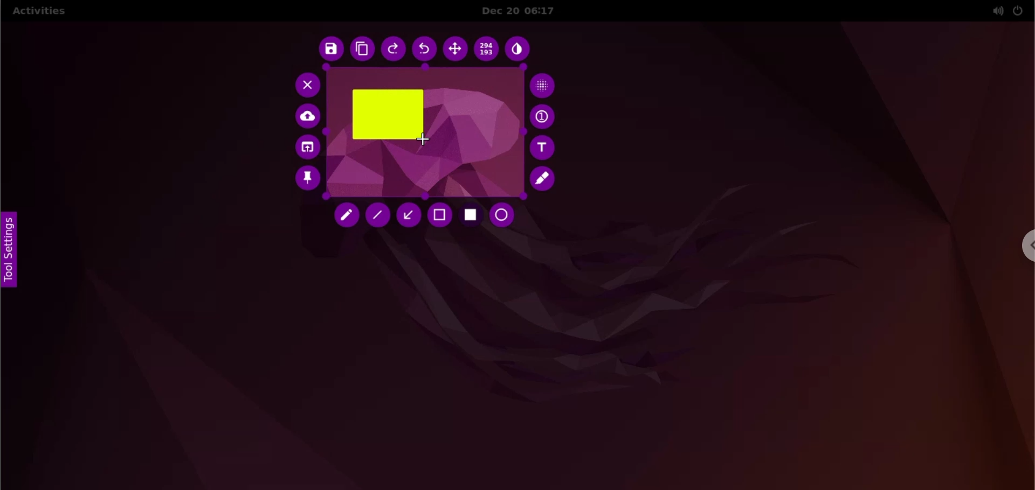 This screenshot has height=490, width=1035. What do you see at coordinates (408, 215) in the screenshot?
I see `arrow tool` at bounding box center [408, 215].